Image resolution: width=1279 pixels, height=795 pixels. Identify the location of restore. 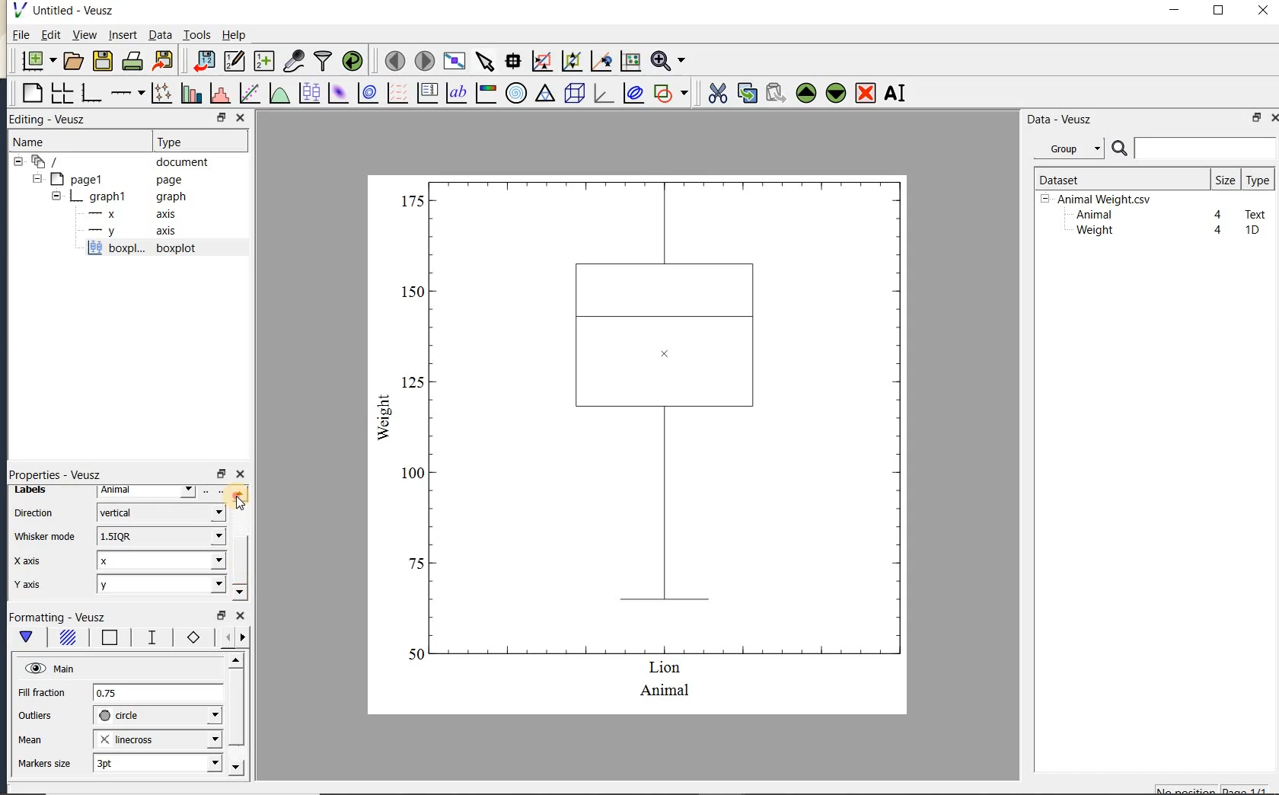
(1258, 117).